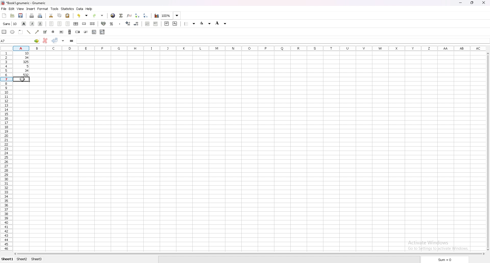 This screenshot has width=490, height=263. Describe the element at coordinates (22, 259) in the screenshot. I see `sheet 2` at that location.